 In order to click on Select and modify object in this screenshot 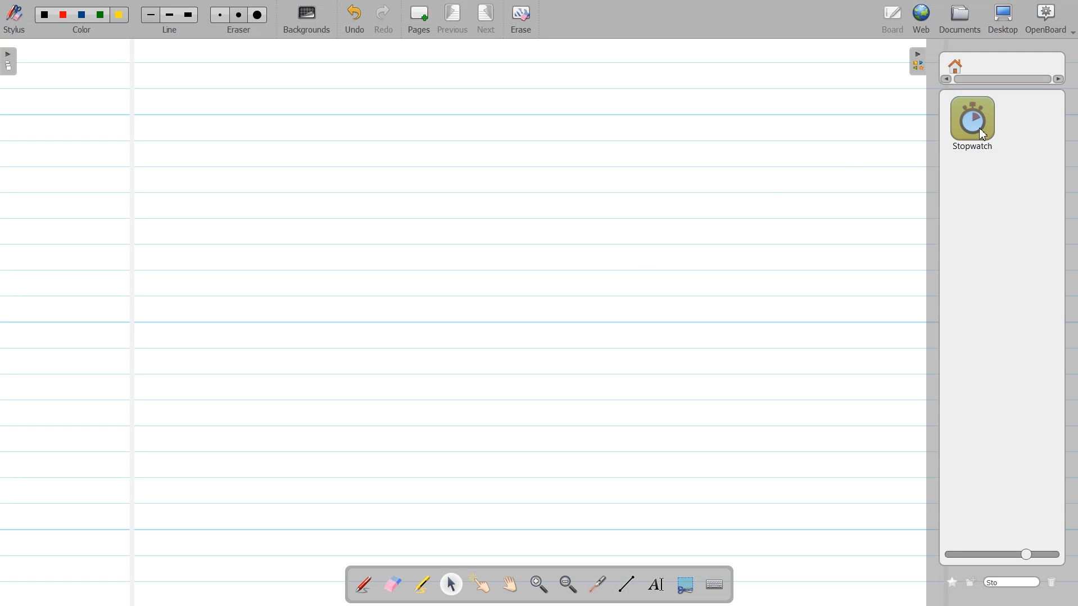, I will do `click(451, 584)`.